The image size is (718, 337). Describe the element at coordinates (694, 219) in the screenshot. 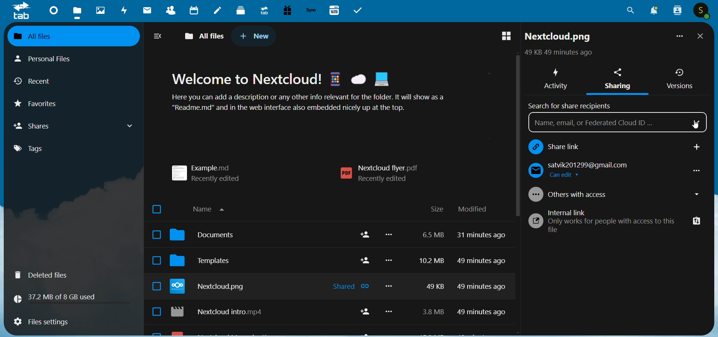

I see `copy link` at that location.